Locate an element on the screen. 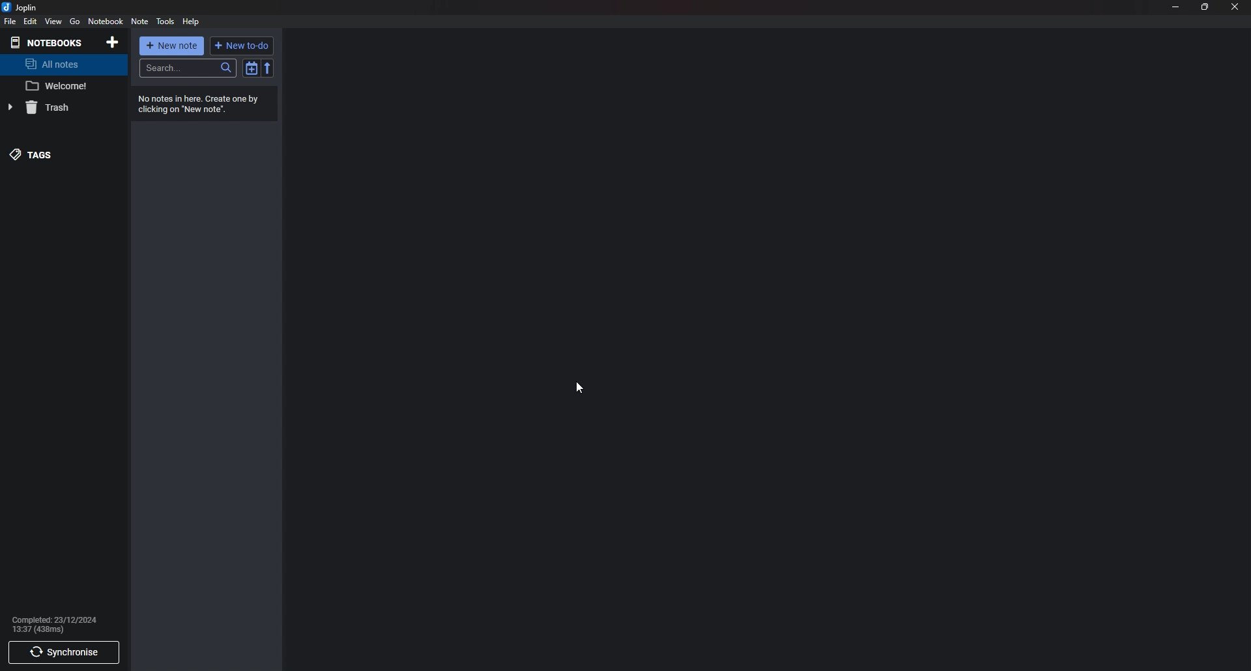  new to do is located at coordinates (243, 46).